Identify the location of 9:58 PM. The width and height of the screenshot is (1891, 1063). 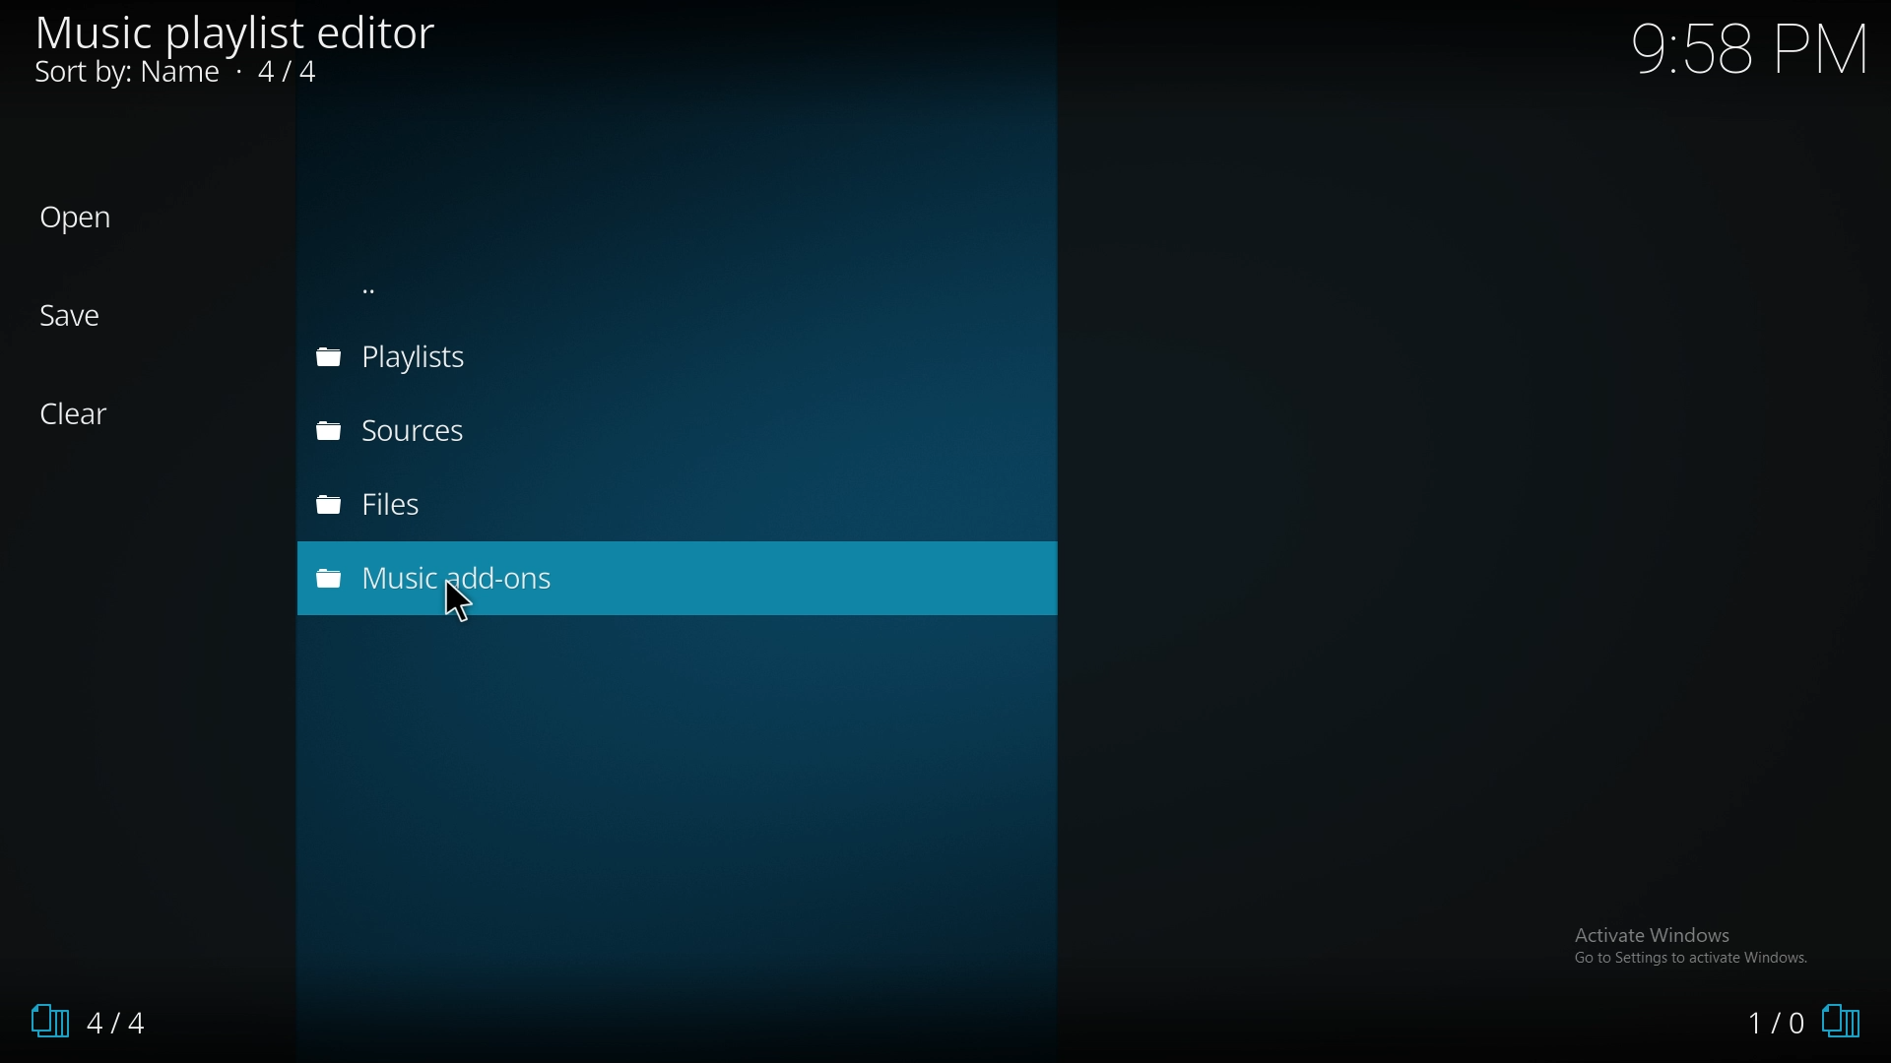
(1734, 54).